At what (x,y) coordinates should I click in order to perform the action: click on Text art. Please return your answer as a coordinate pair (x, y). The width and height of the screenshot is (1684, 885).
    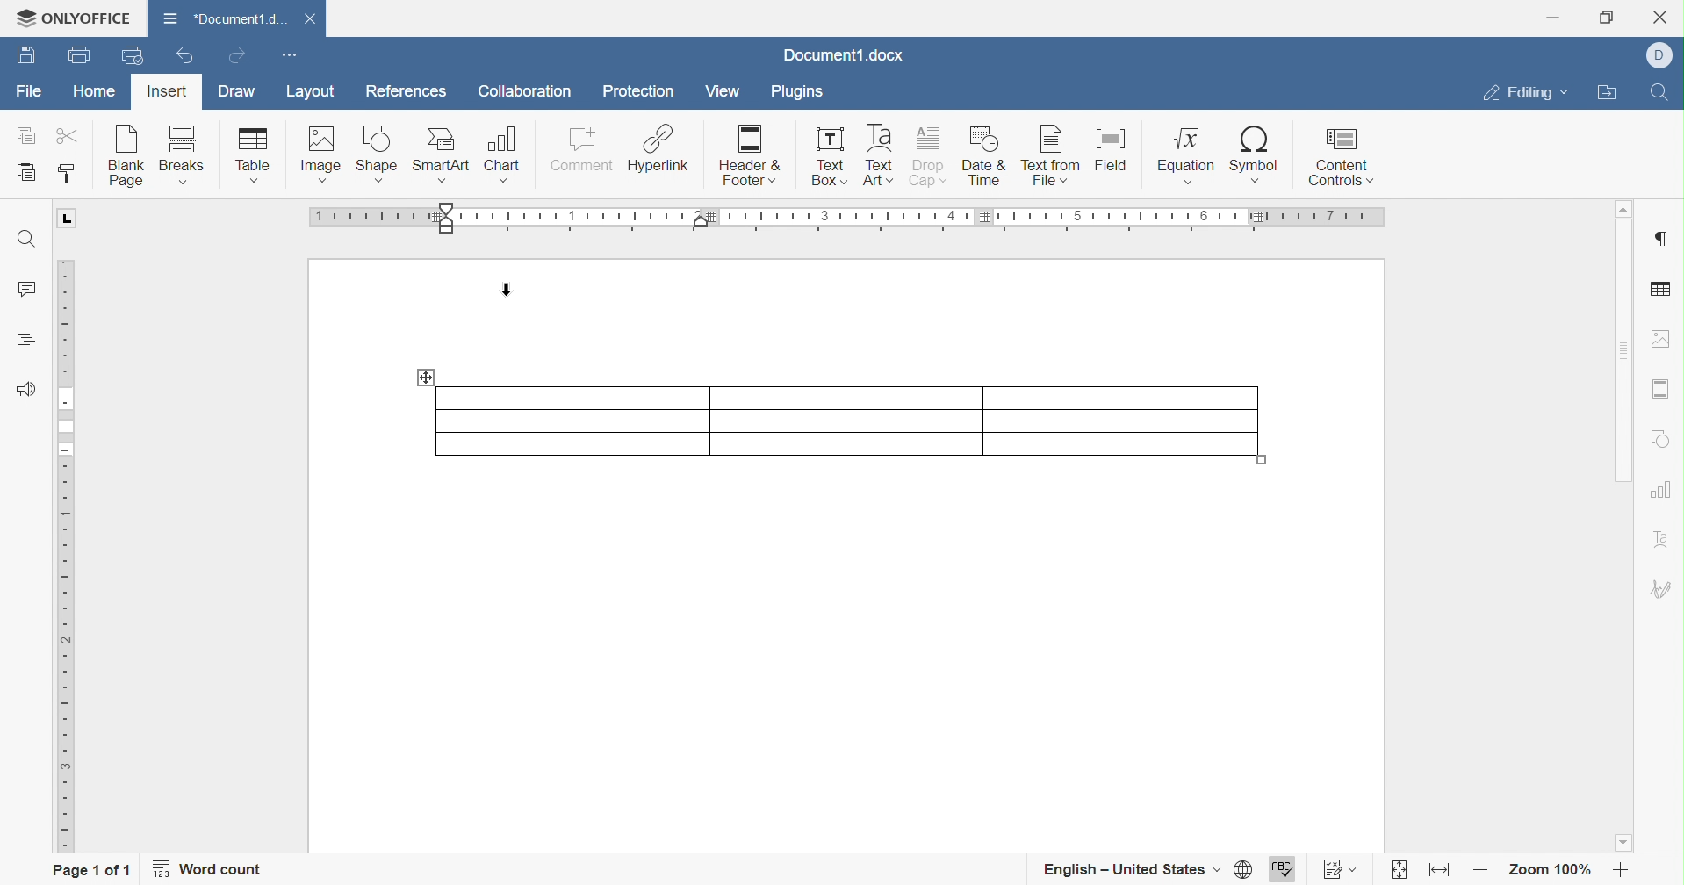
    Looking at the image, I should click on (882, 155).